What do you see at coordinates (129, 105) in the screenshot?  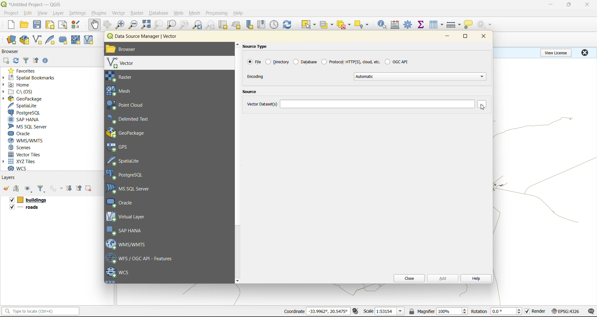 I see `point cloud` at bounding box center [129, 105].